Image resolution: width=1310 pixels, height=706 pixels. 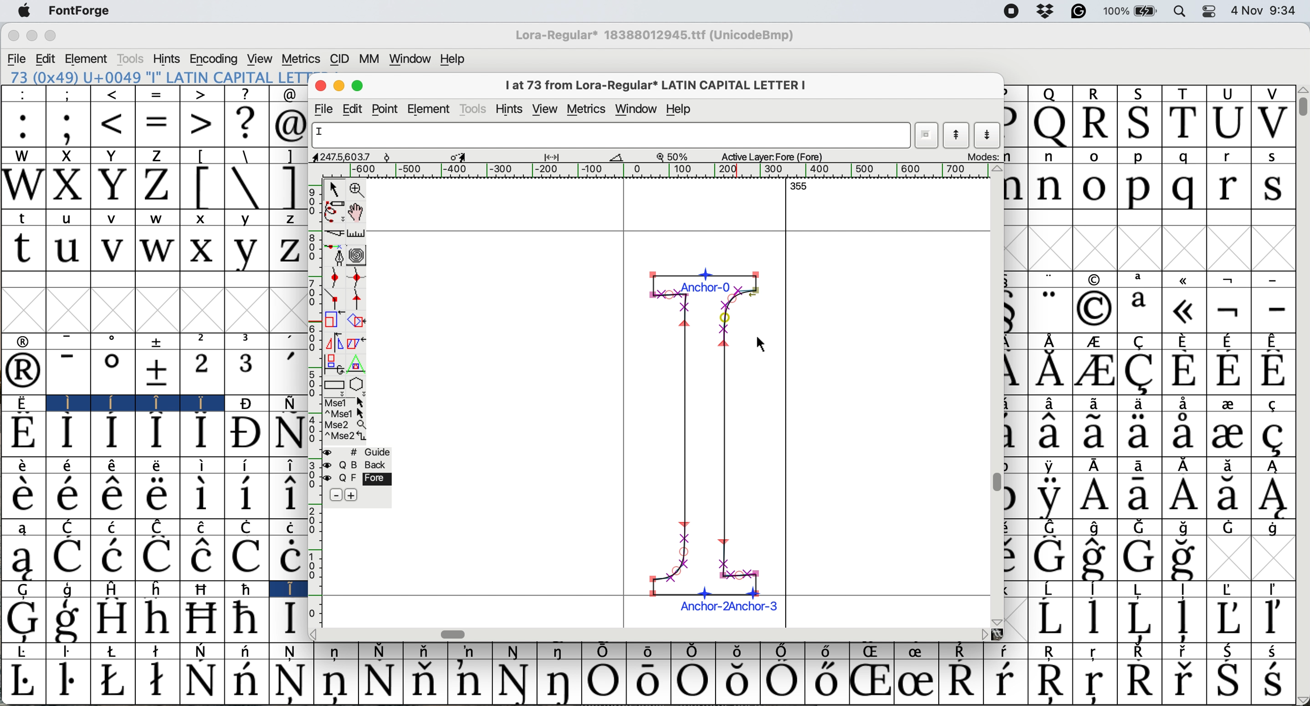 What do you see at coordinates (46, 59) in the screenshot?
I see `edit` at bounding box center [46, 59].